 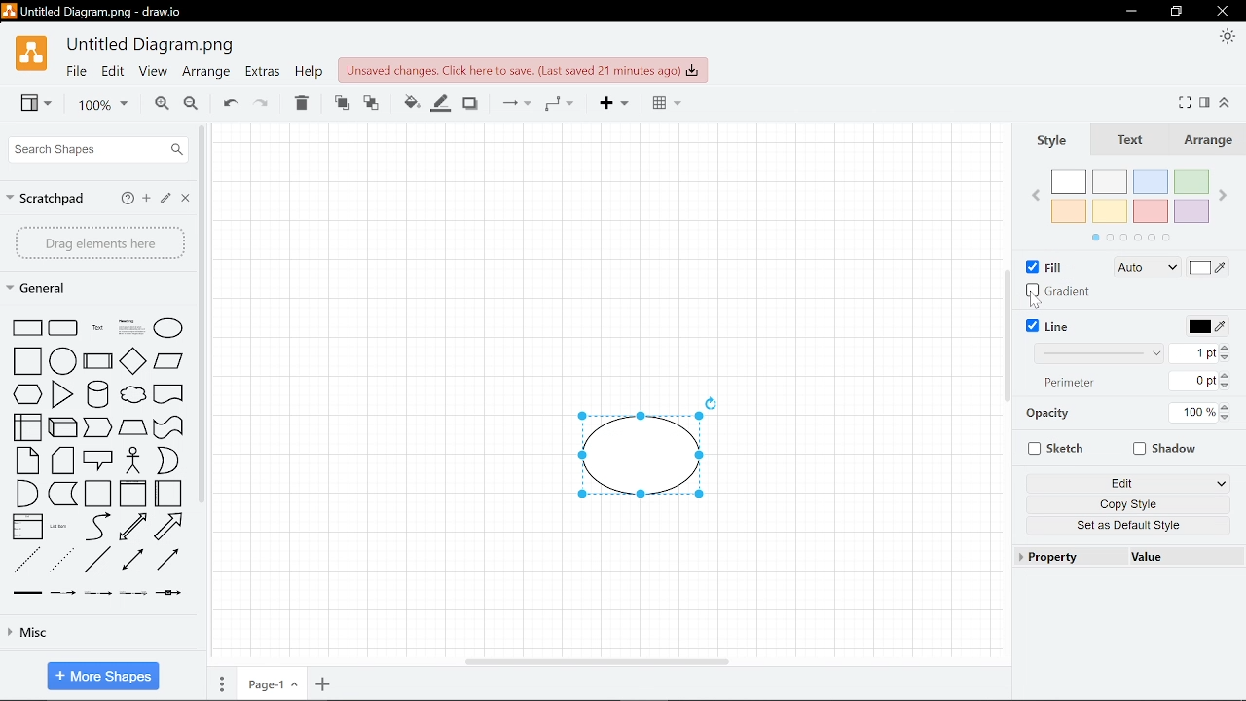 I want to click on To front, so click(x=339, y=101).